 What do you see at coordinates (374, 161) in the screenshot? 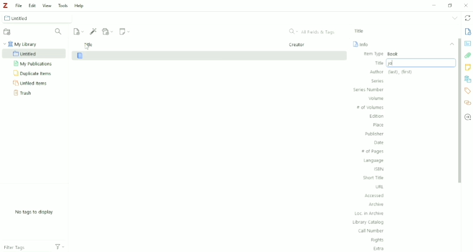
I see `Language` at bounding box center [374, 161].